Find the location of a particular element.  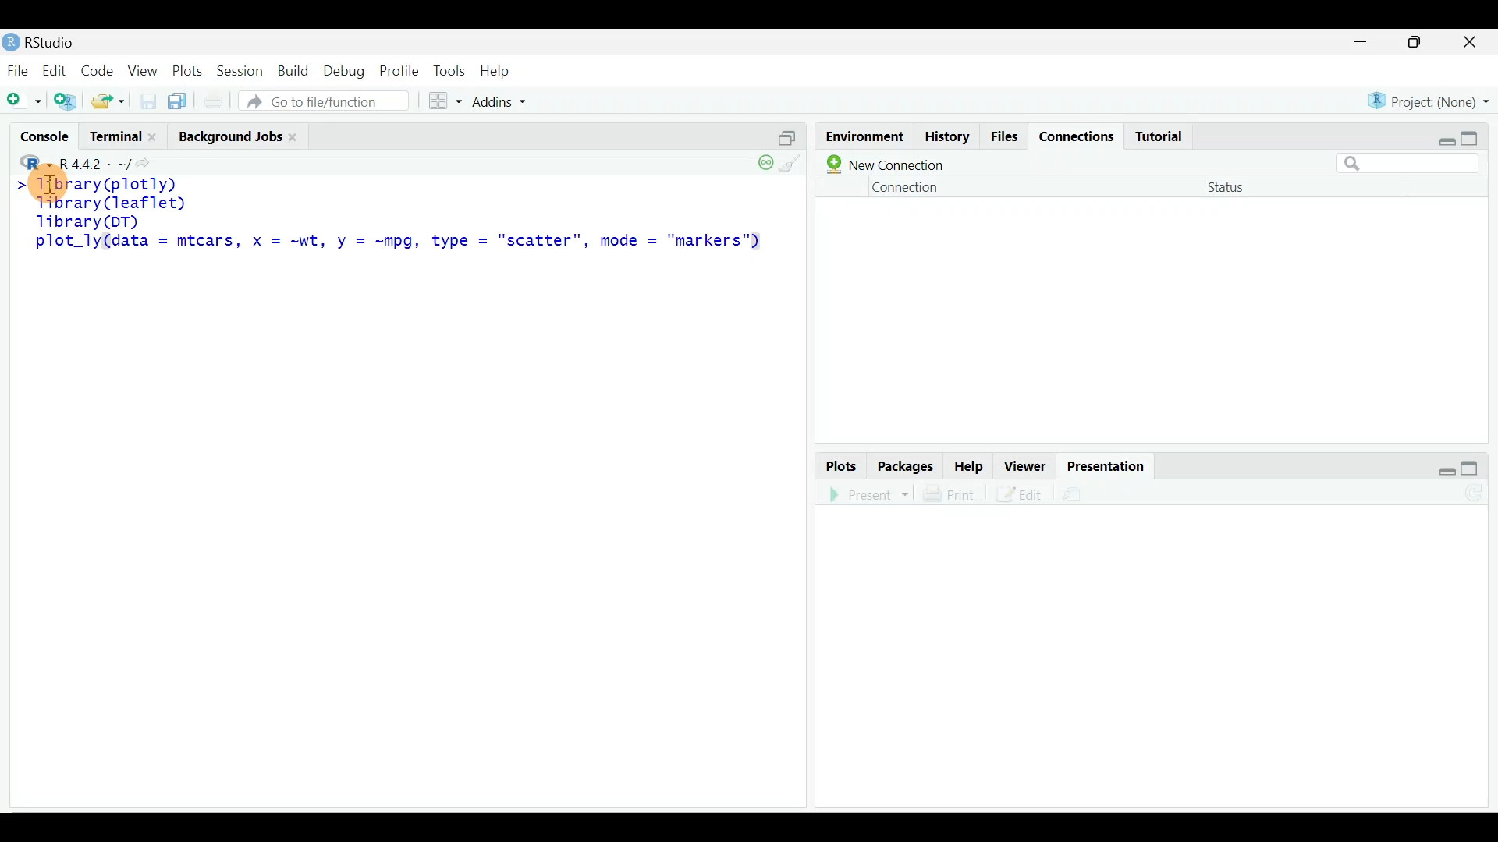

Edit is located at coordinates (57, 69).